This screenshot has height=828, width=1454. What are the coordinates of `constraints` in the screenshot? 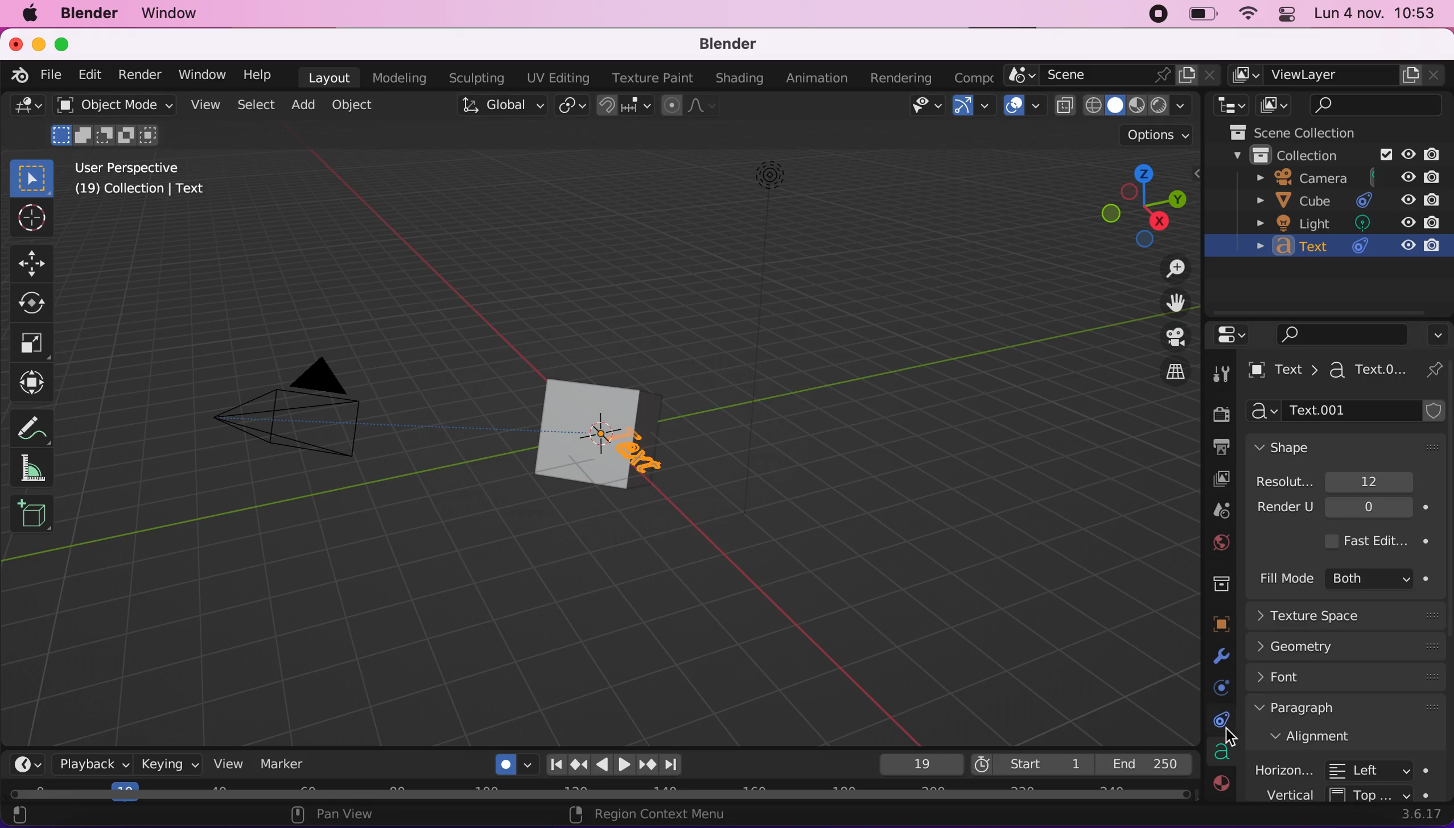 It's located at (1218, 722).